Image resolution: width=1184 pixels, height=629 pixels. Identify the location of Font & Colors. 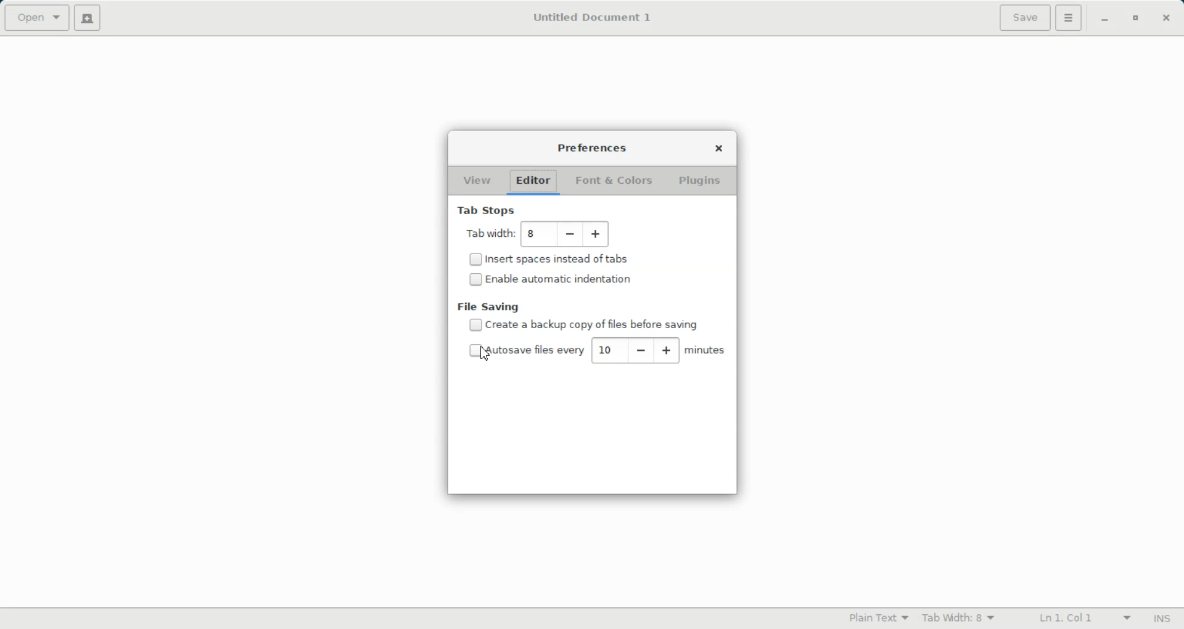
(612, 182).